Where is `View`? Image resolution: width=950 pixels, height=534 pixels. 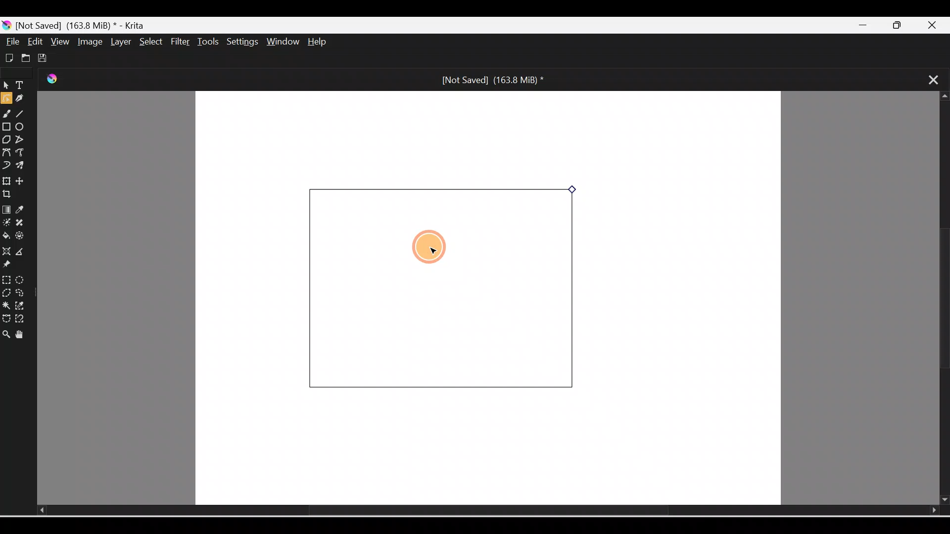 View is located at coordinates (58, 41).